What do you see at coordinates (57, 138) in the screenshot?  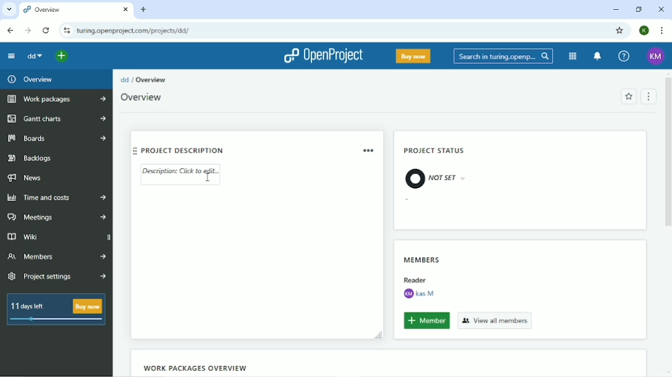 I see `Boards` at bounding box center [57, 138].